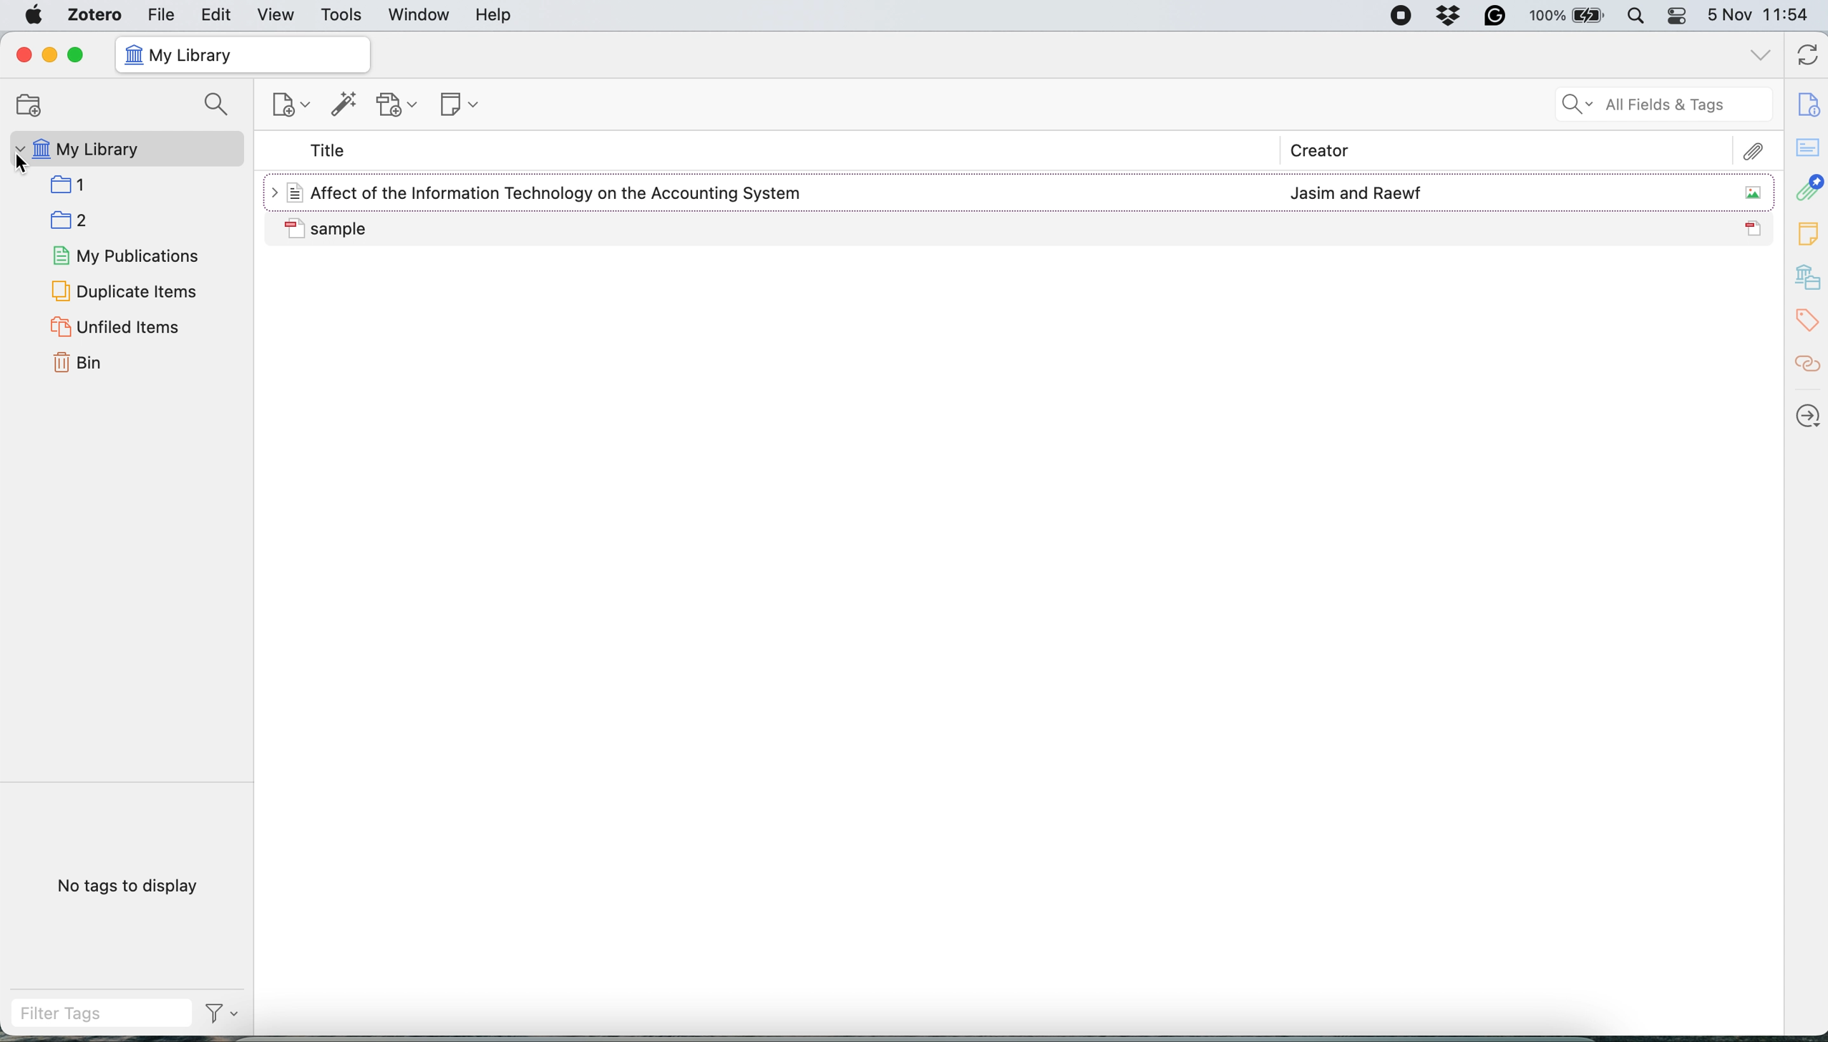 The height and width of the screenshot is (1042, 1828). What do you see at coordinates (346, 102) in the screenshot?
I see `add item by identifier` at bounding box center [346, 102].